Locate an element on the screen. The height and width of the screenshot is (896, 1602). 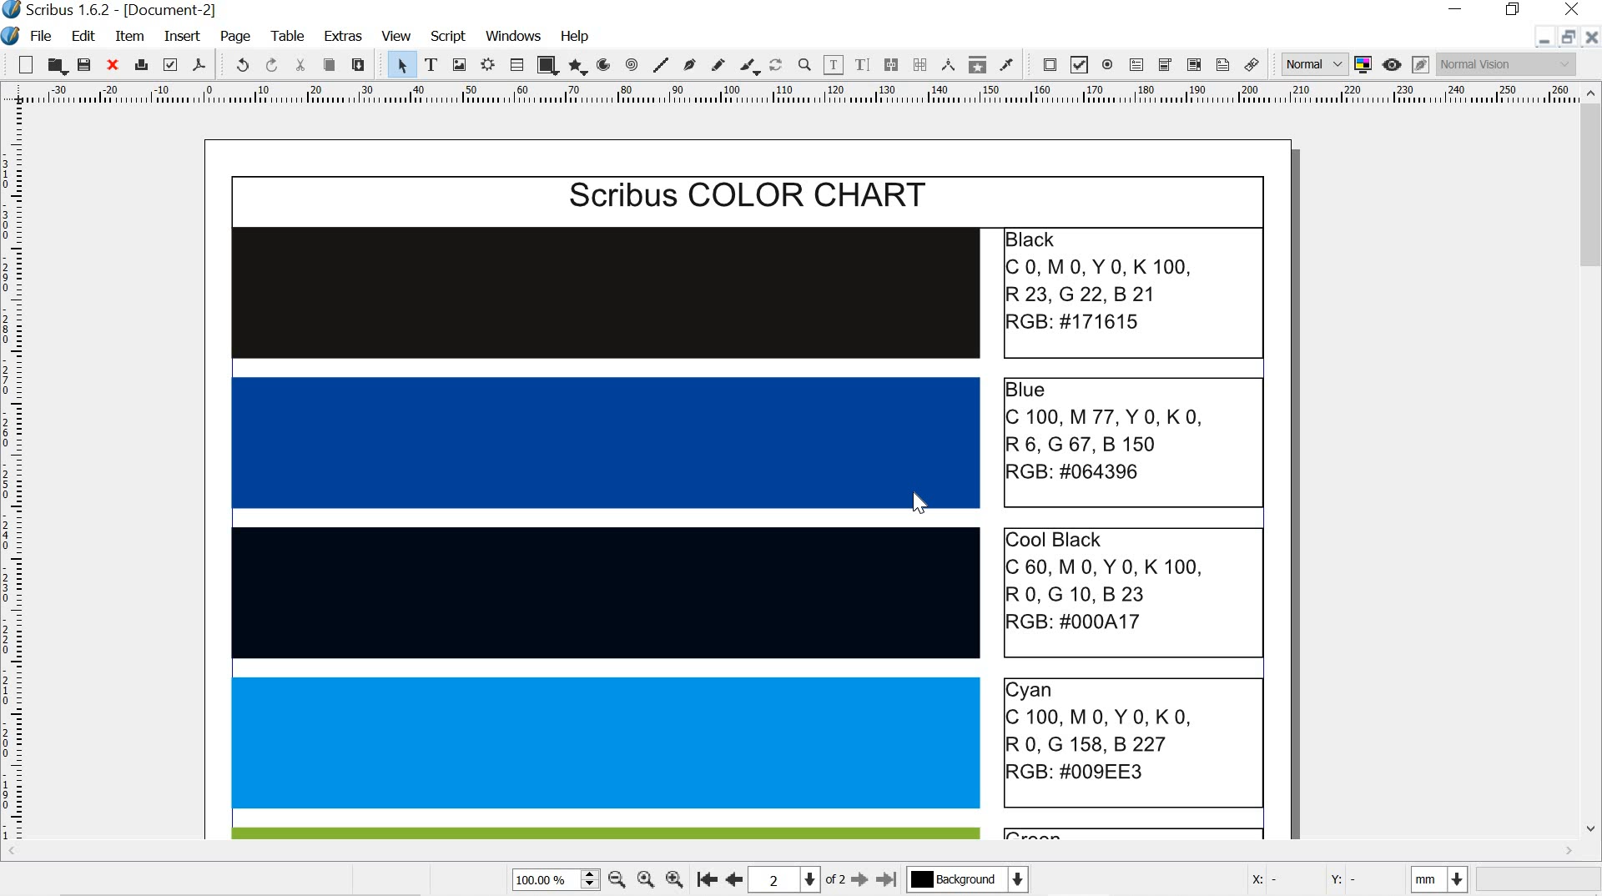
preflight verifier is located at coordinates (170, 64).